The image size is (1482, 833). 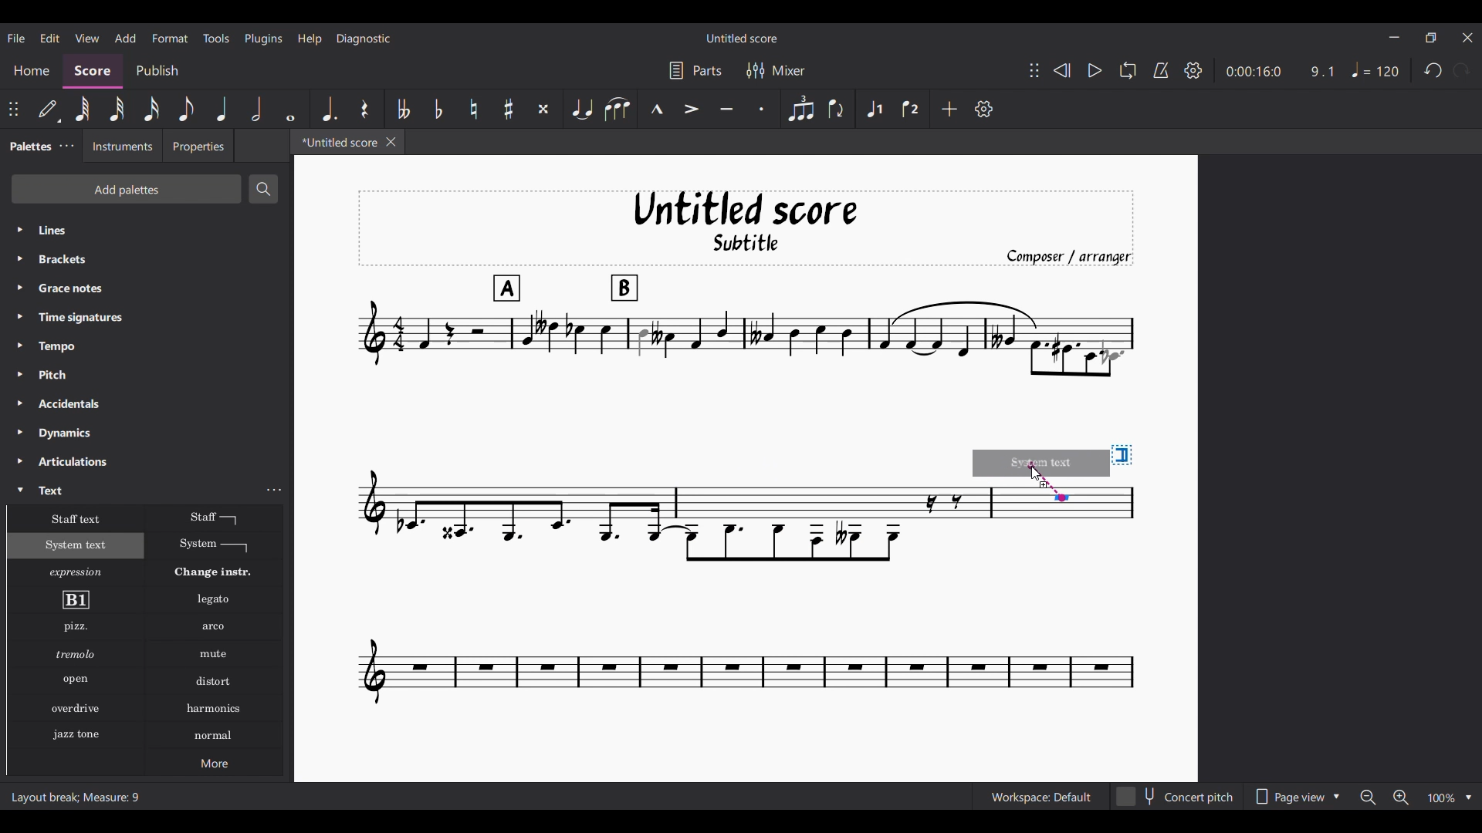 I want to click on Current score, so click(x=662, y=449).